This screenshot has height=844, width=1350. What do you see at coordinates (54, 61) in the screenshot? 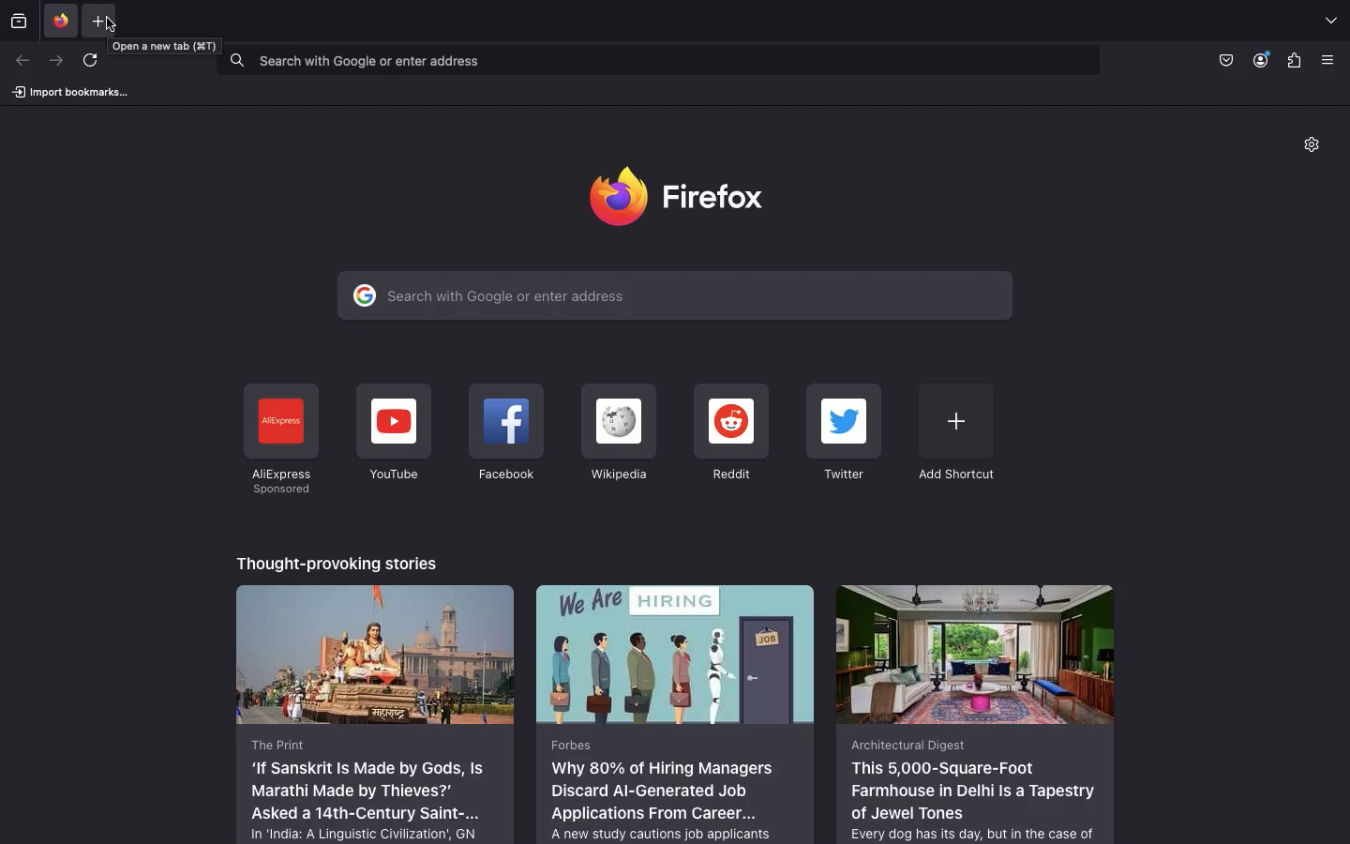
I see `Next page` at bounding box center [54, 61].